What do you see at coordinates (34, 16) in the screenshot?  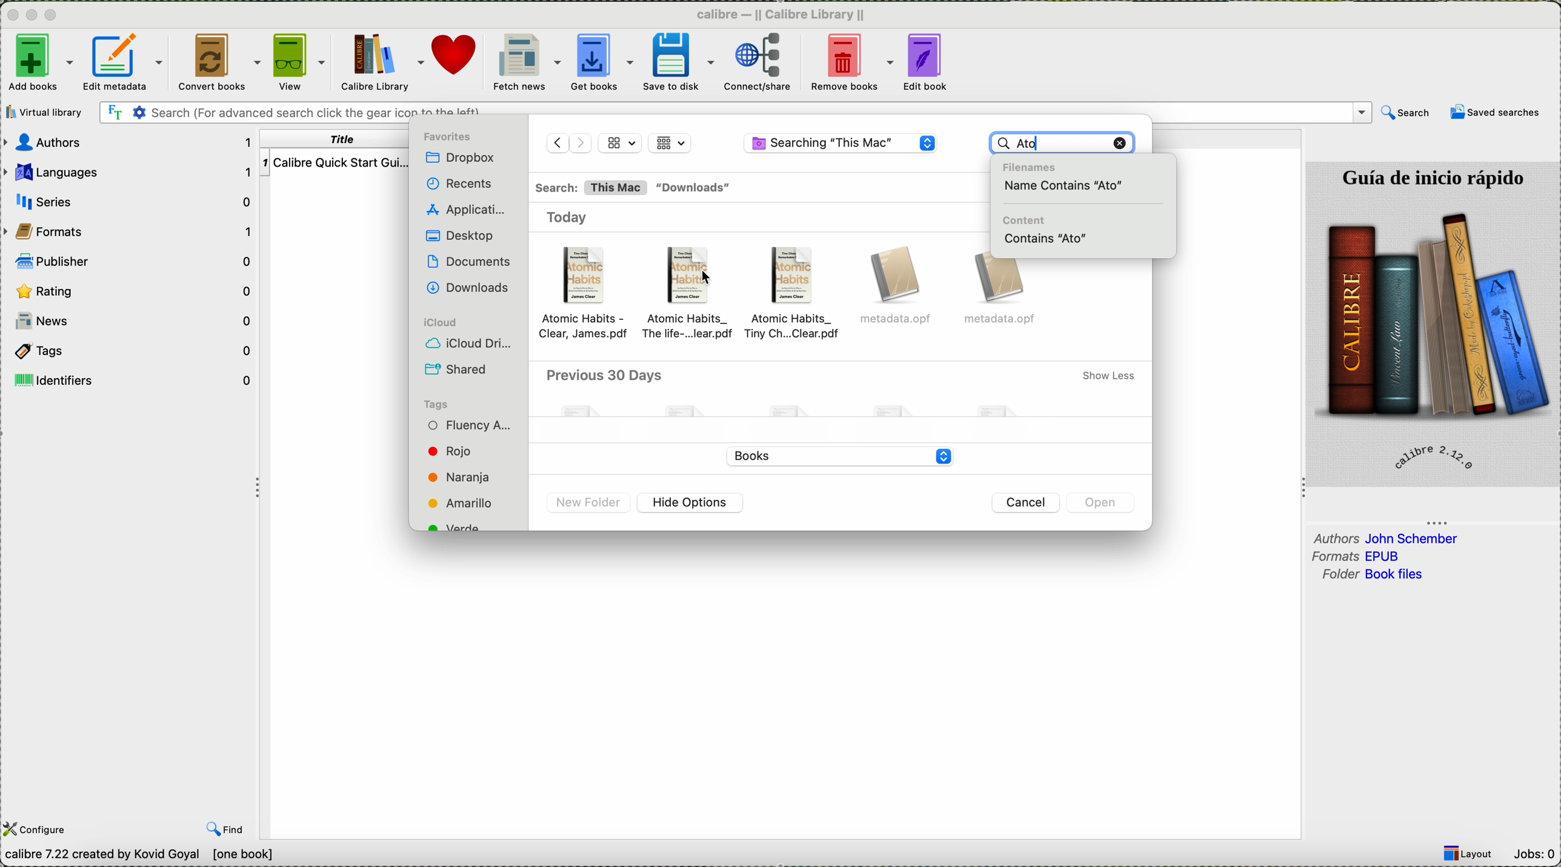 I see `minimize program` at bounding box center [34, 16].